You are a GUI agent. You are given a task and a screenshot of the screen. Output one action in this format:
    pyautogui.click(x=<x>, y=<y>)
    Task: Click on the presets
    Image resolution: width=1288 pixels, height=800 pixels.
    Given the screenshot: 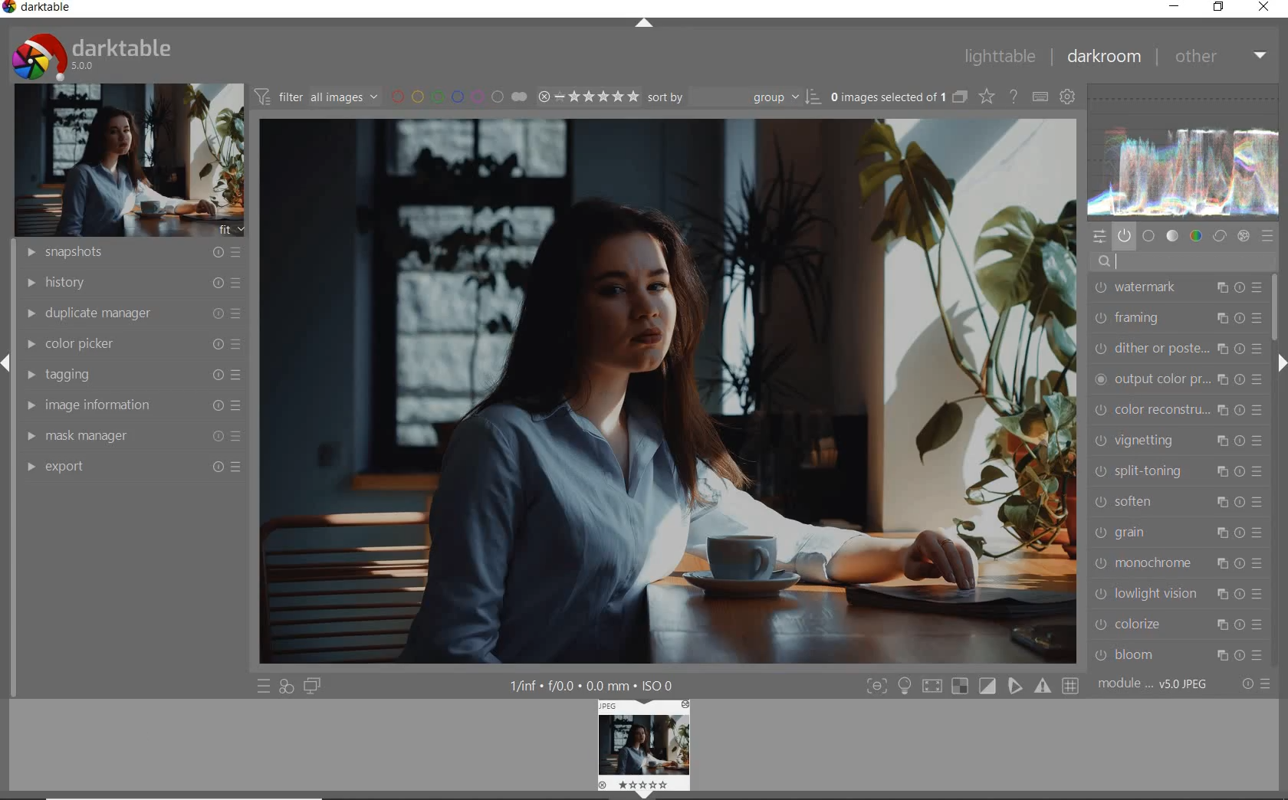 What is the action you would take?
    pyautogui.click(x=1268, y=235)
    